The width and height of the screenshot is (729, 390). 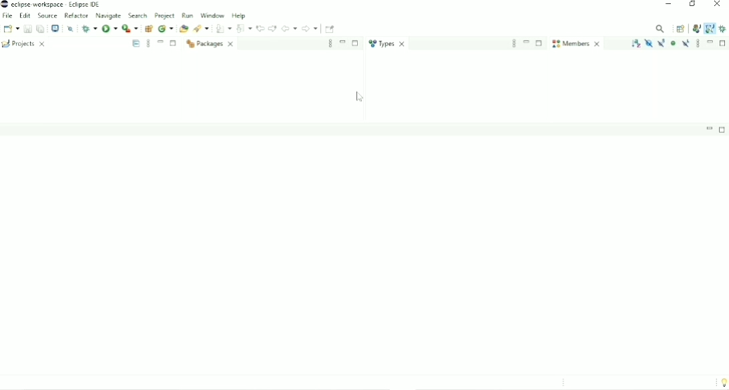 What do you see at coordinates (89, 28) in the screenshot?
I see `Debug` at bounding box center [89, 28].